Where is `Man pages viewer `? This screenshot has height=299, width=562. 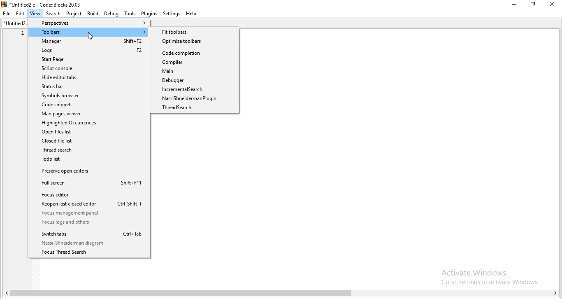 Man pages viewer  is located at coordinates (87, 114).